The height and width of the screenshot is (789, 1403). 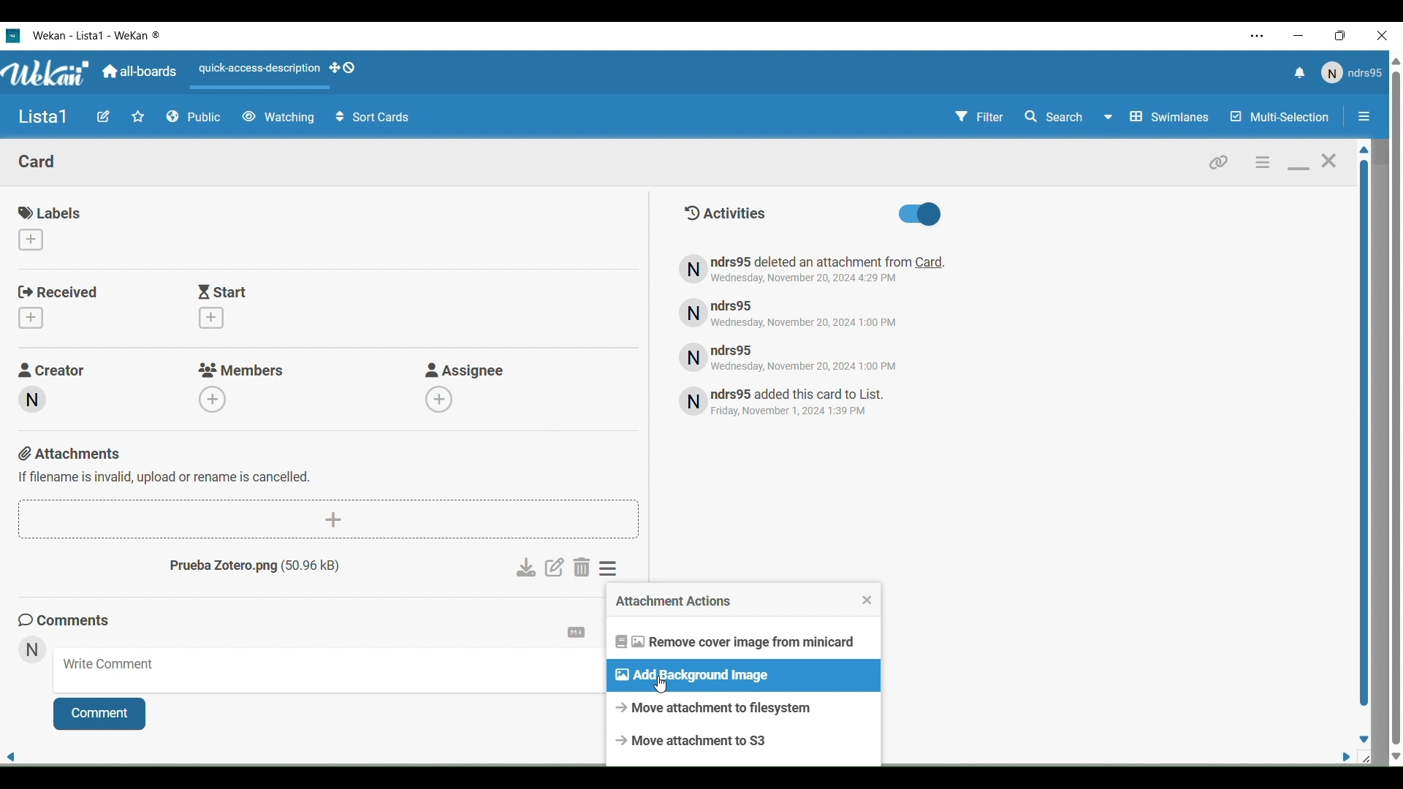 I want to click on Minimize, so click(x=1300, y=36).